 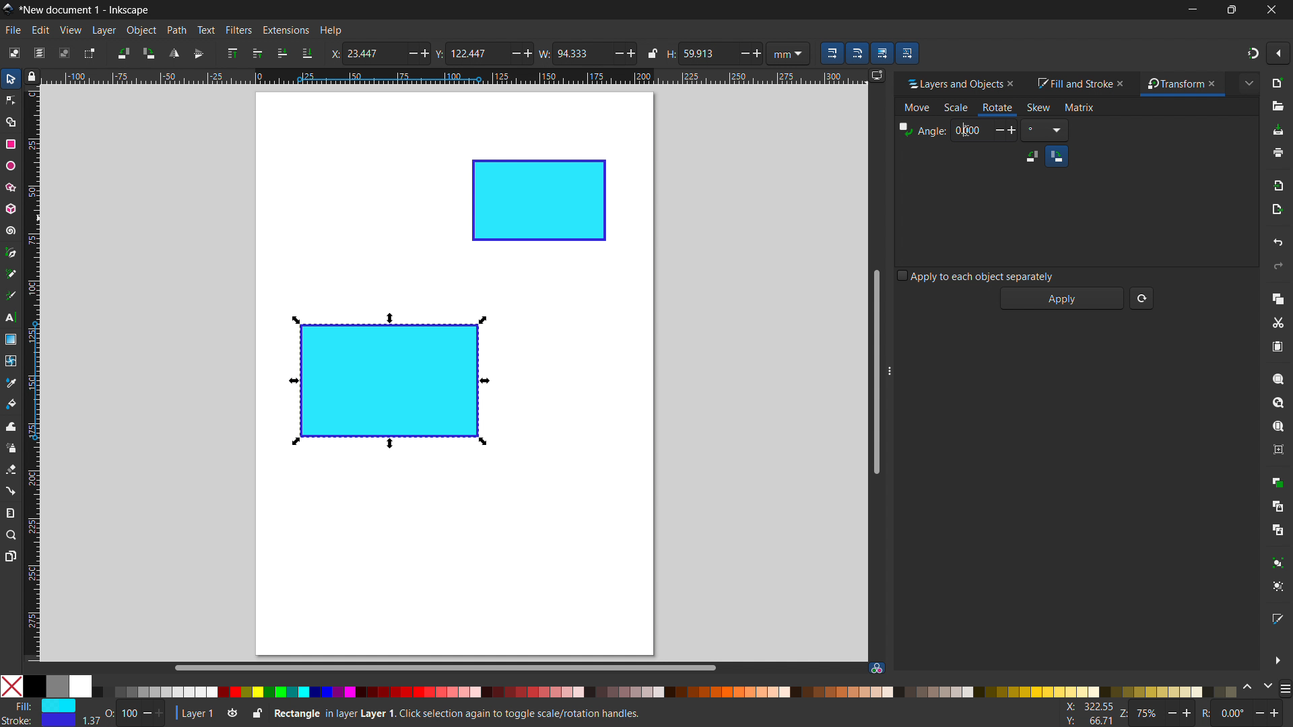 I want to click on horizontal scrollbar, so click(x=443, y=667).